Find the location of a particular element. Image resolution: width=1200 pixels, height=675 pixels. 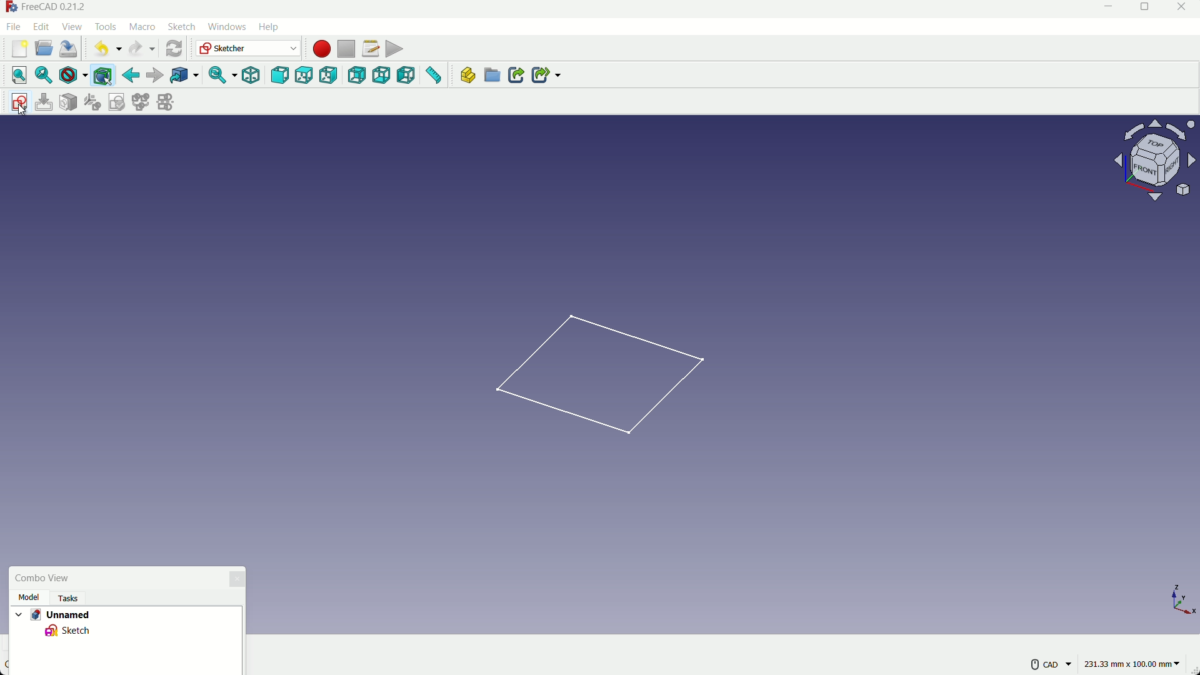

open file is located at coordinates (42, 49).